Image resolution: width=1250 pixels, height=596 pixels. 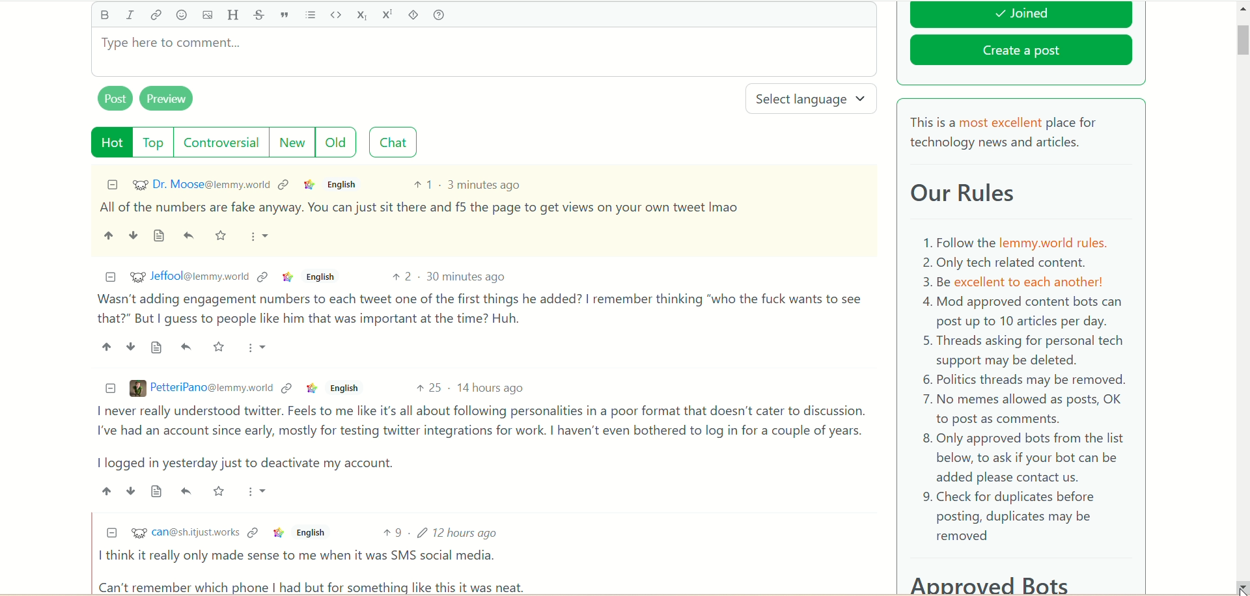 What do you see at coordinates (108, 235) in the screenshot?
I see `Upvote ` at bounding box center [108, 235].